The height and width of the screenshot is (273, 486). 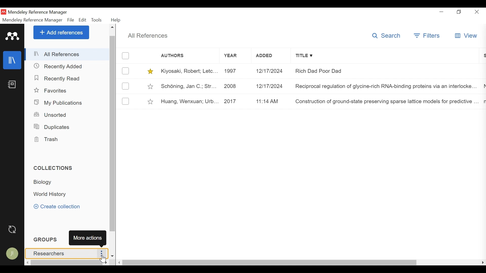 What do you see at coordinates (151, 72) in the screenshot?
I see `toggle Favorites` at bounding box center [151, 72].